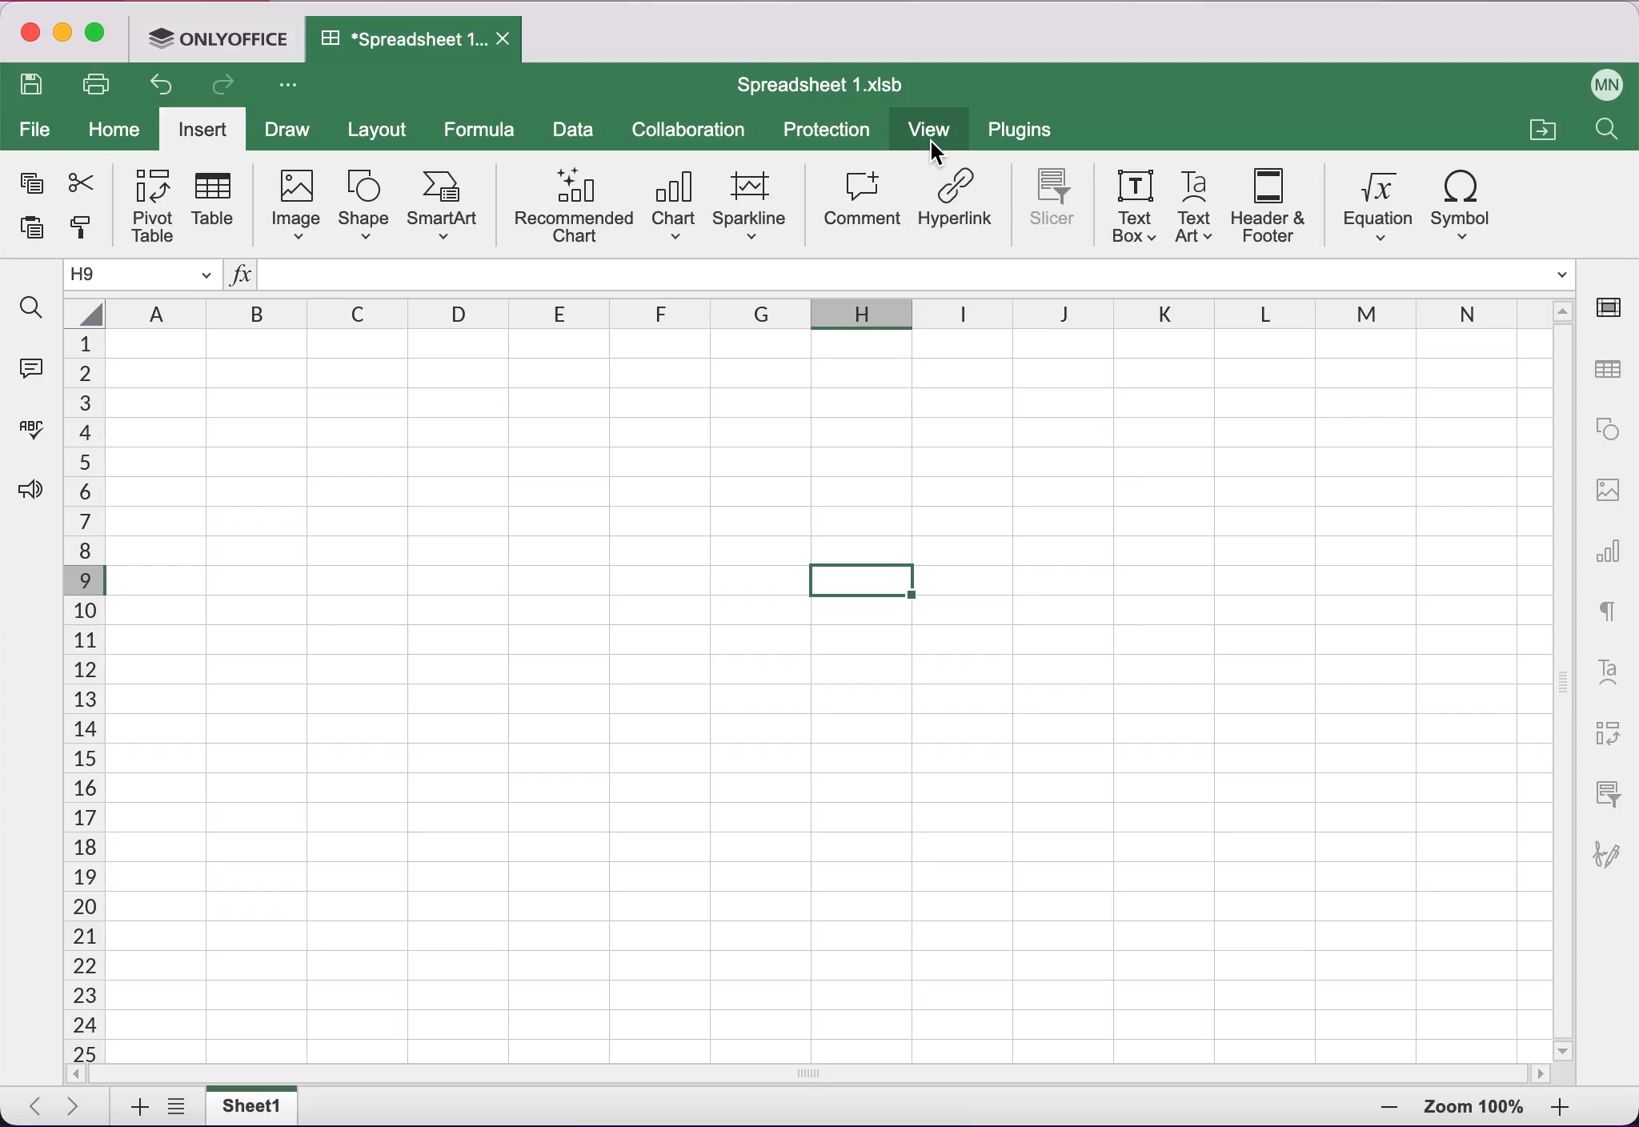 The height and width of the screenshot is (1127, 1639). What do you see at coordinates (939, 150) in the screenshot?
I see `cursor` at bounding box center [939, 150].